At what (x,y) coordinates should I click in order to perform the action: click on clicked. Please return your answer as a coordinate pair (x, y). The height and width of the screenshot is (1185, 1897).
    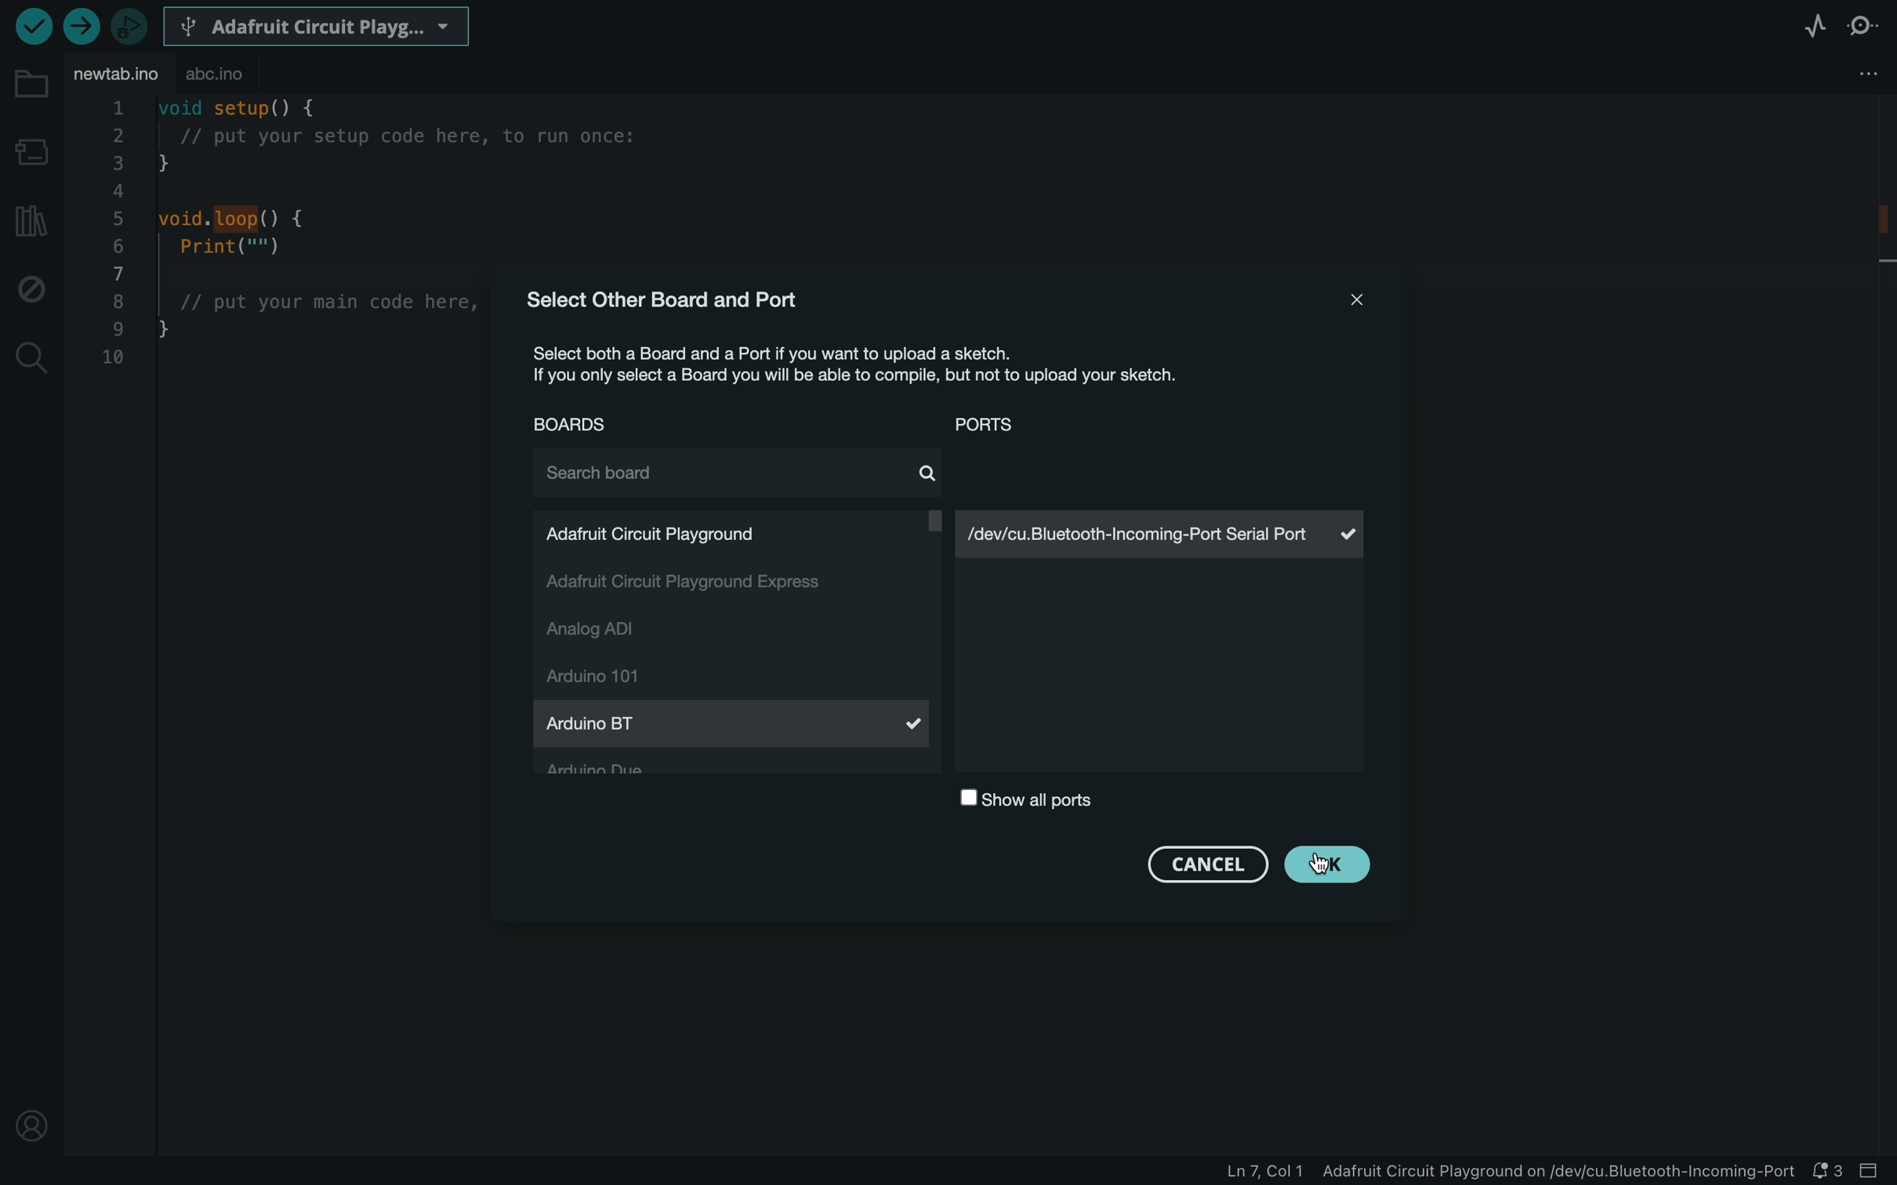
    Looking at the image, I should click on (1326, 868).